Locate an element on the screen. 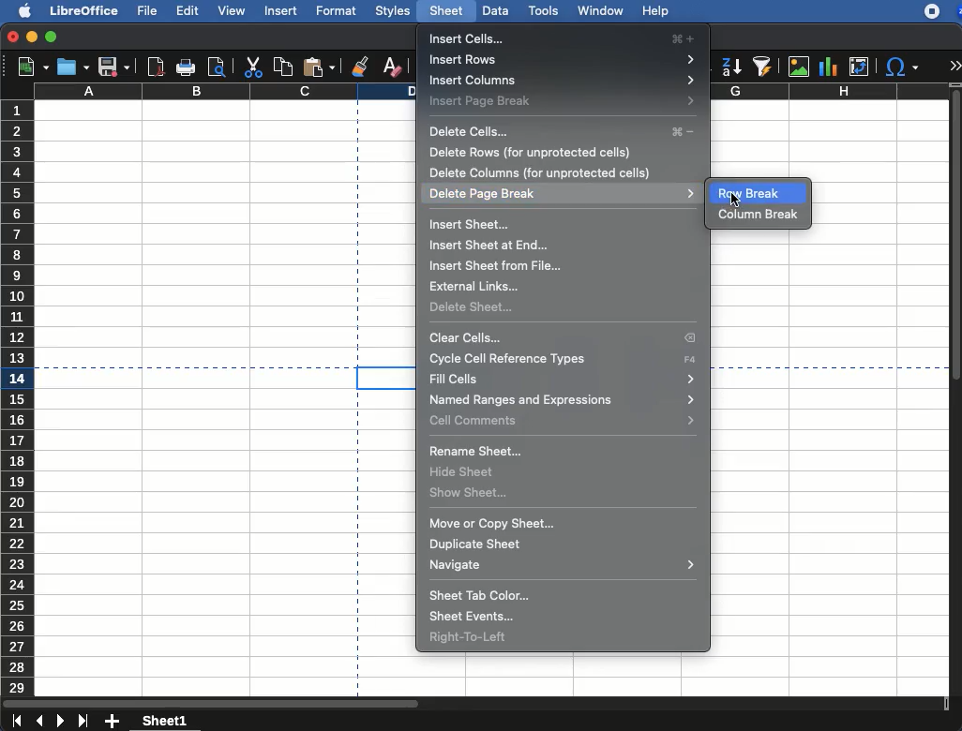  delete rows (for unprotected cells) is located at coordinates (531, 153).